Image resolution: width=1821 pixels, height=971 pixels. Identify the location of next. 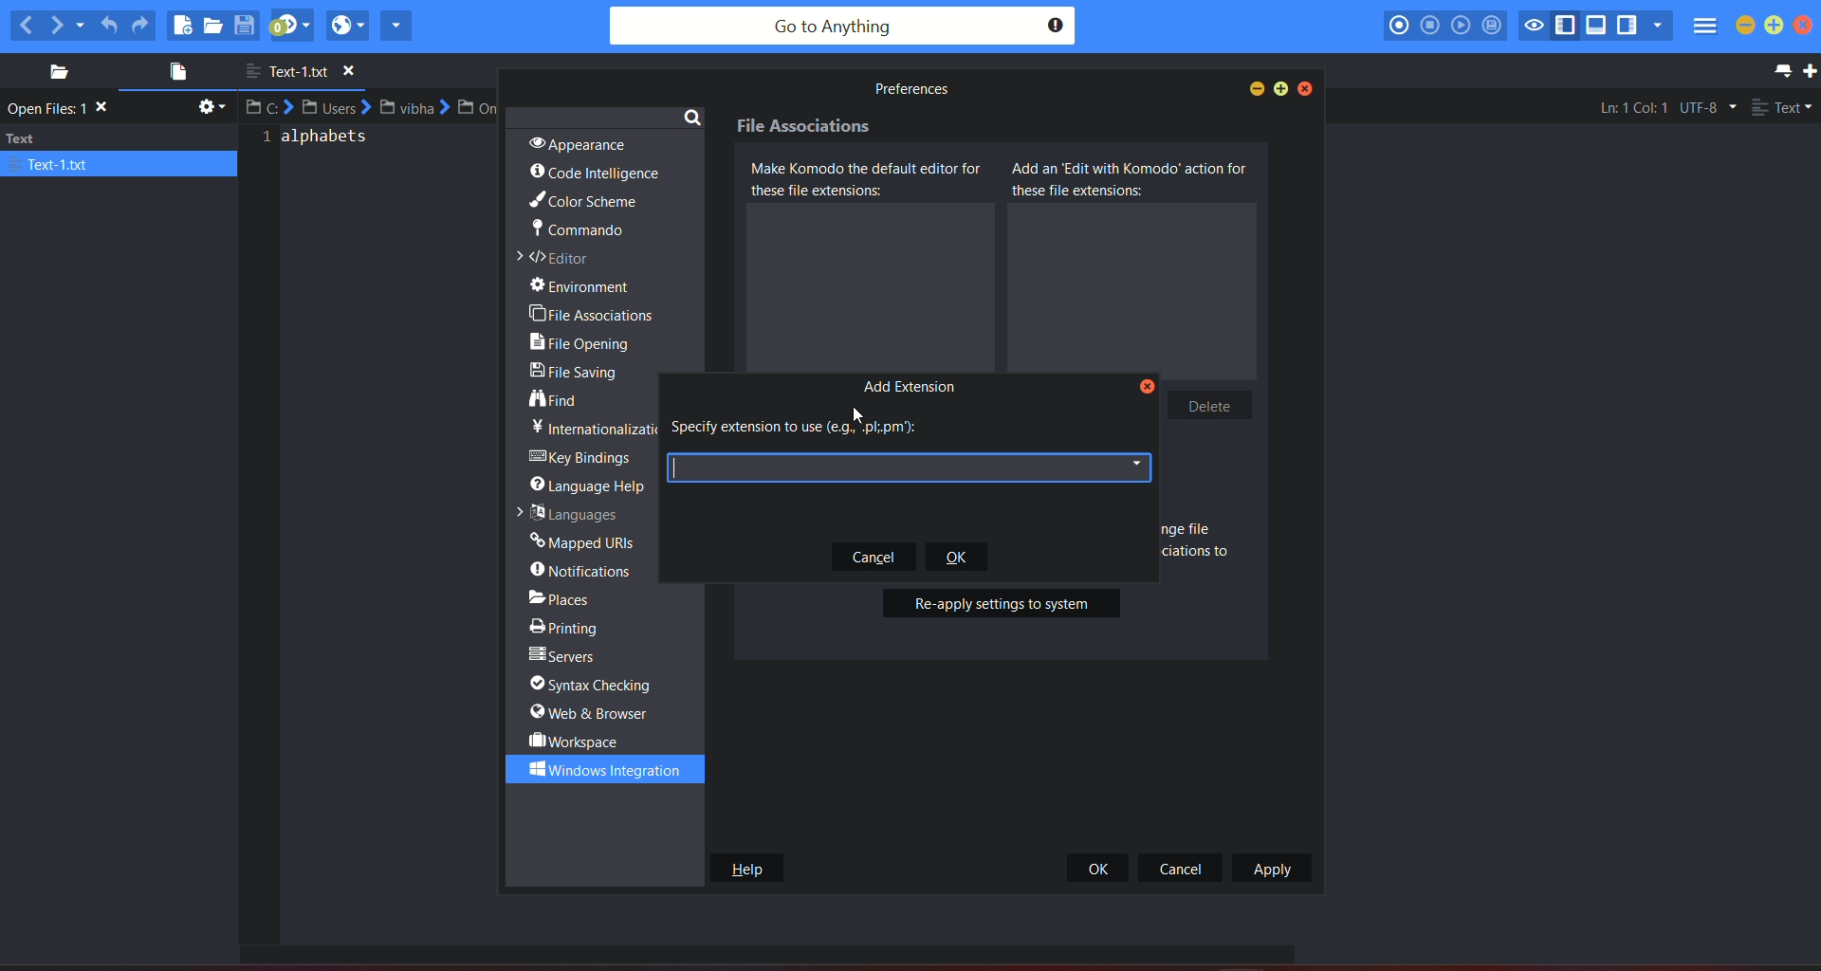
(67, 24).